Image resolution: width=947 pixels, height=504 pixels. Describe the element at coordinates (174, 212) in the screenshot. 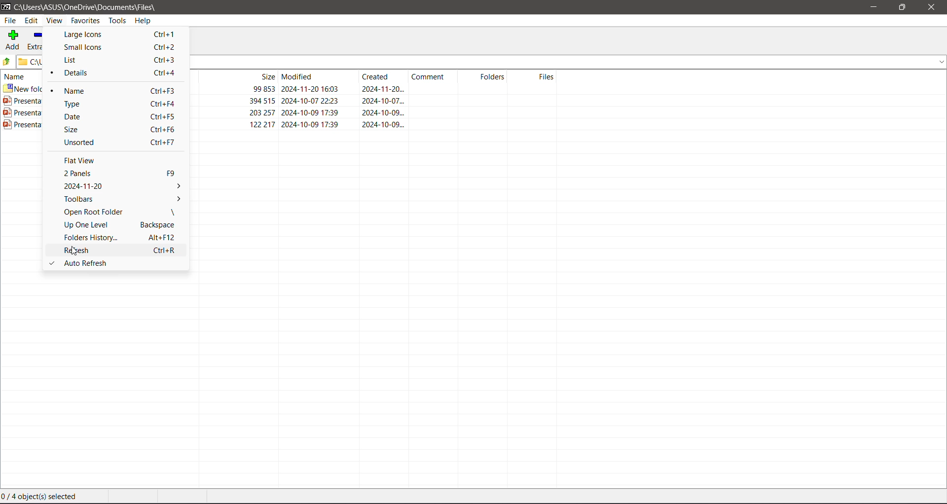

I see `\` at that location.